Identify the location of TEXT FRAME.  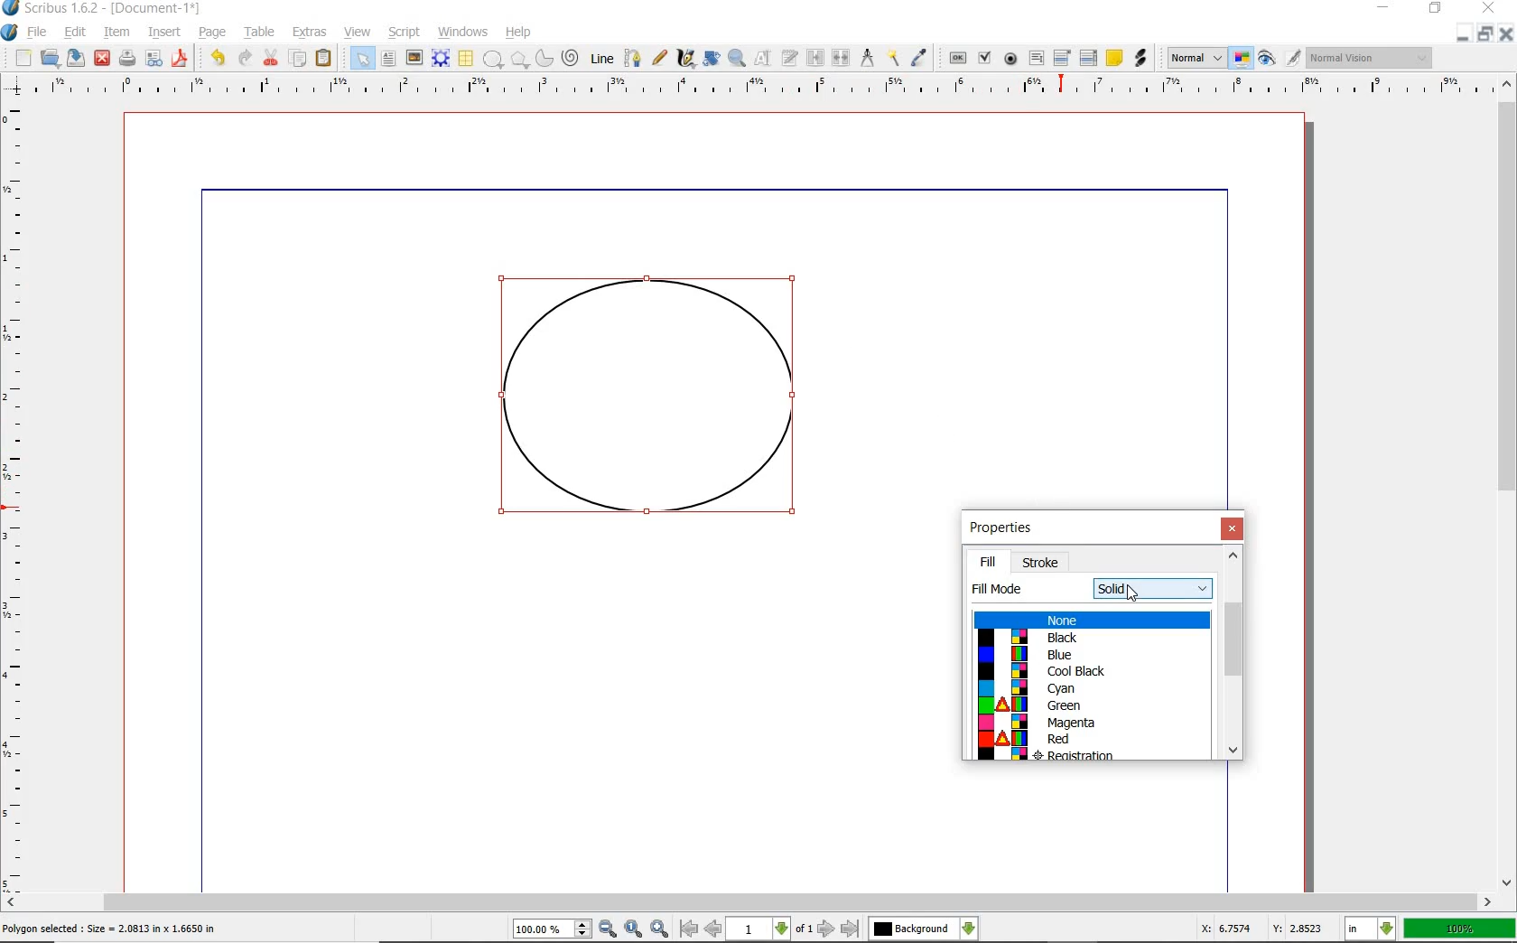
(388, 58).